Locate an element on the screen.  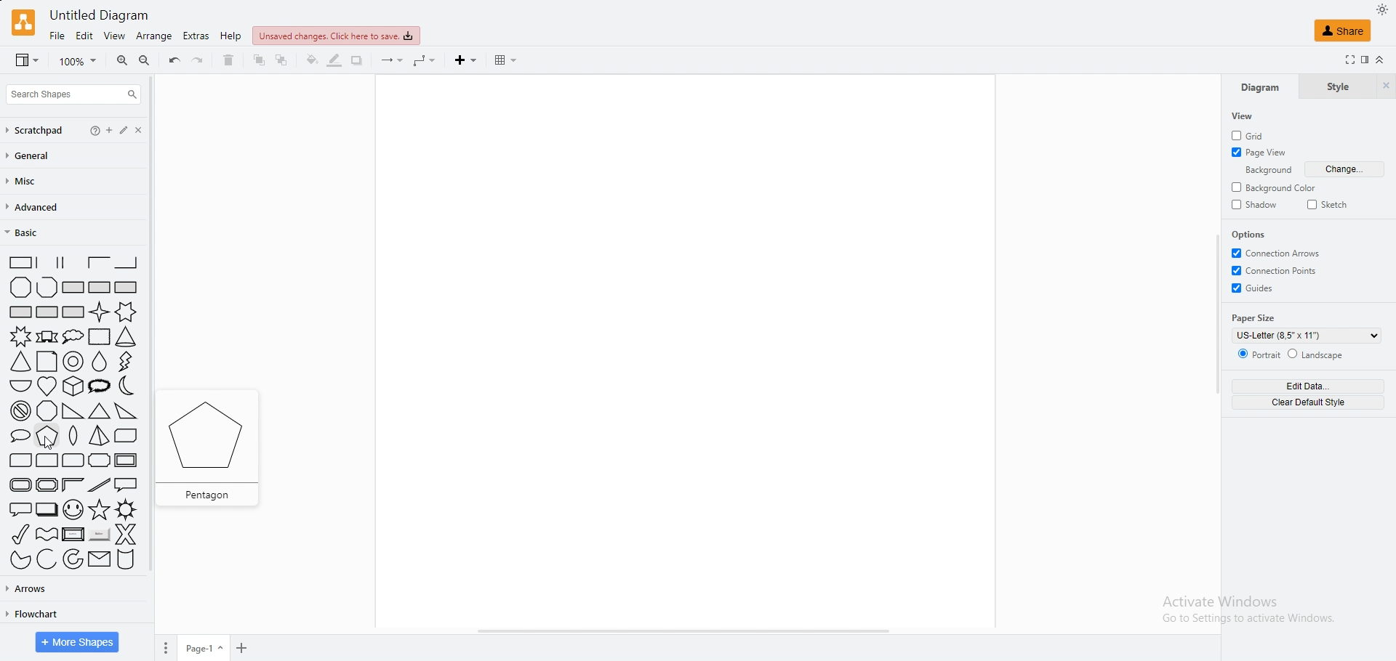
style is located at coordinates (1336, 87).